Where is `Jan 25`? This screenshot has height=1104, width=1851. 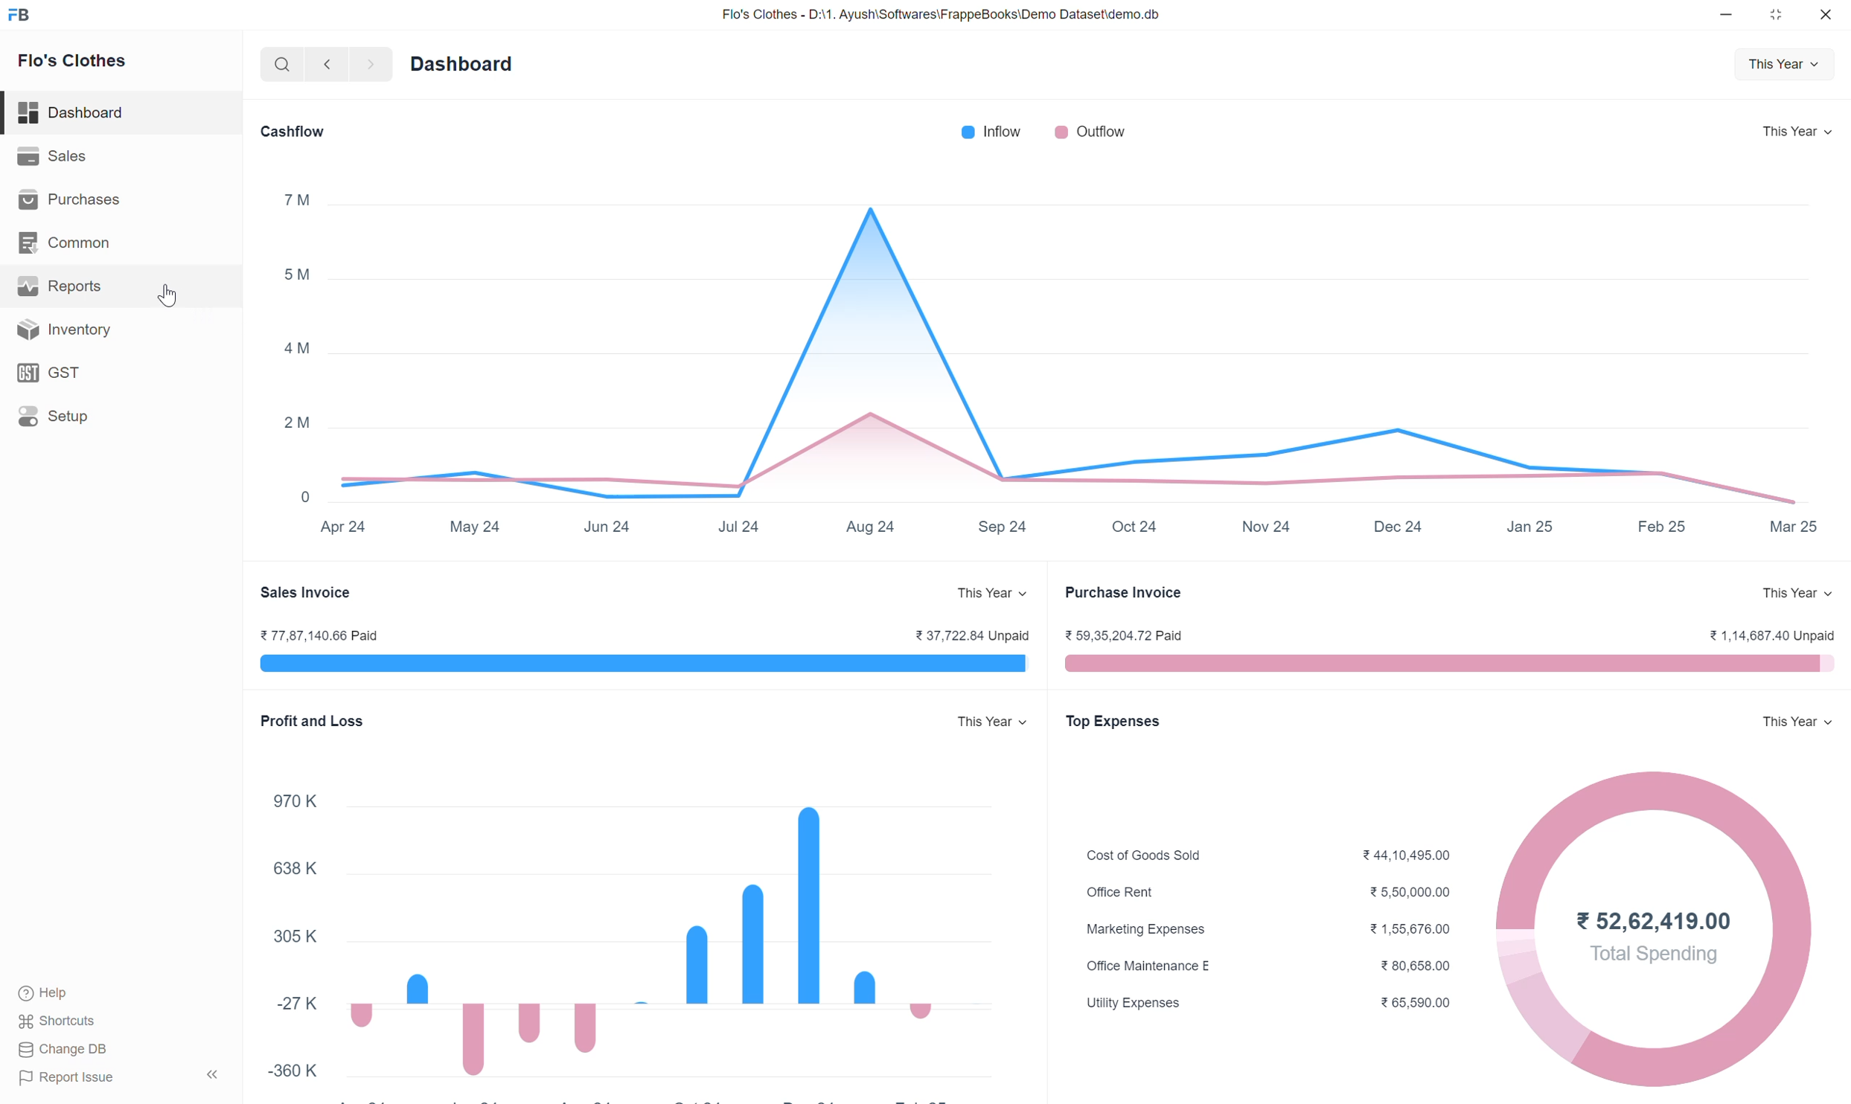 Jan 25 is located at coordinates (1528, 528).